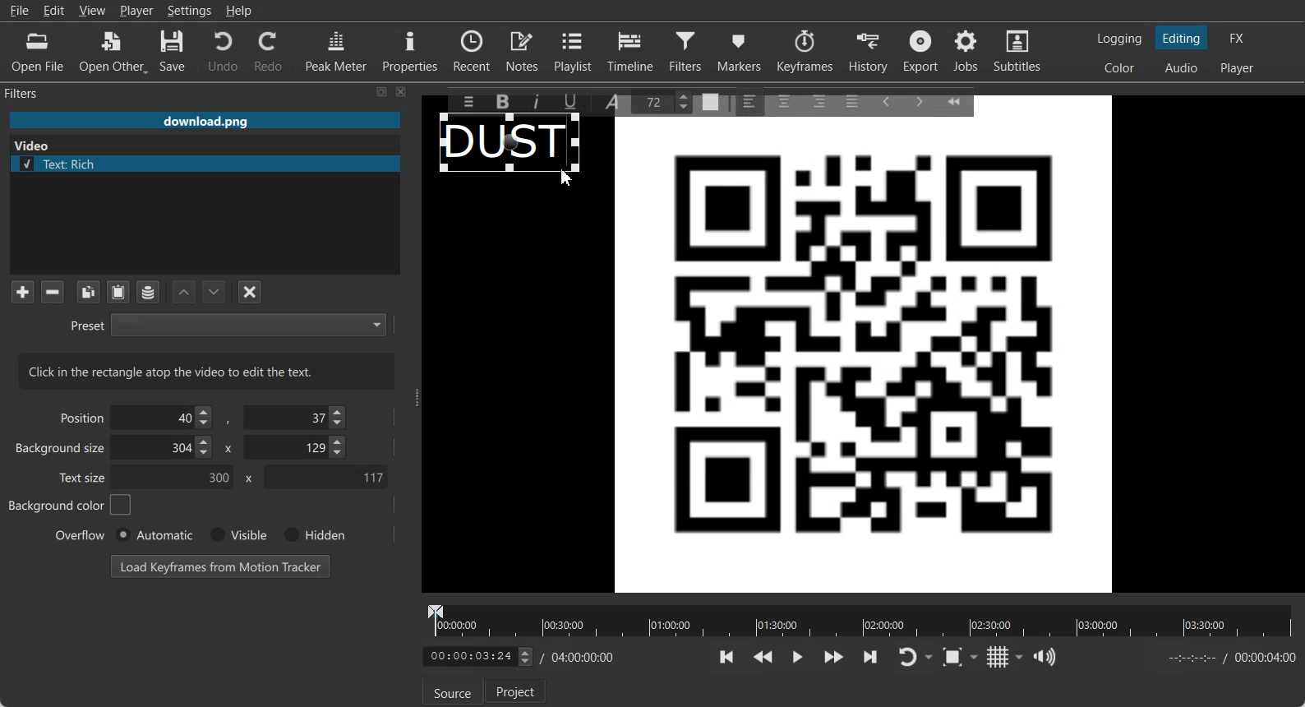 The width and height of the screenshot is (1305, 707). What do you see at coordinates (88, 292) in the screenshot?
I see `Copy checked filters` at bounding box center [88, 292].